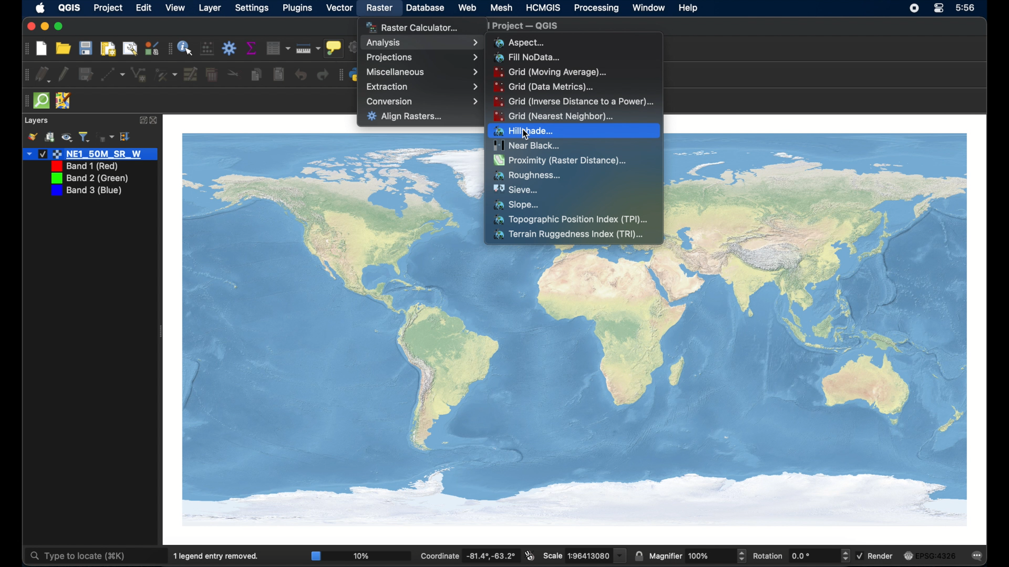  I want to click on settings, so click(252, 8).